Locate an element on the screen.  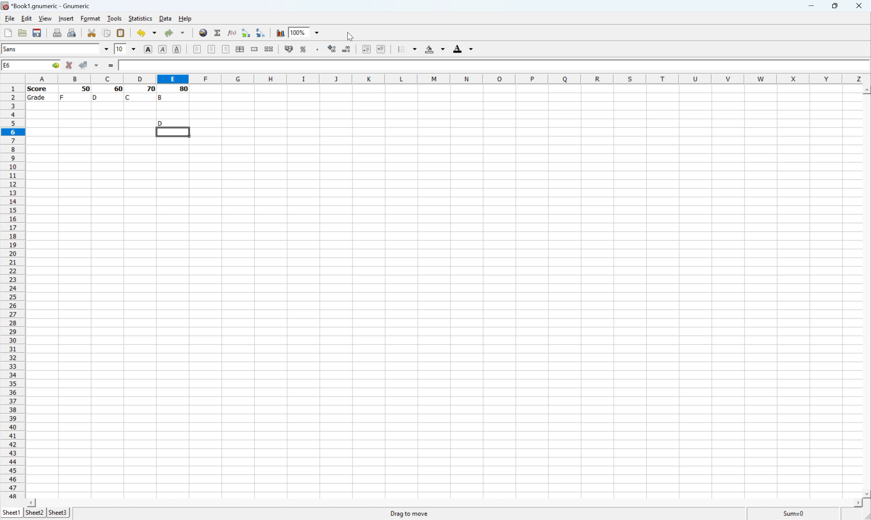
cells is located at coordinates (90, 119).